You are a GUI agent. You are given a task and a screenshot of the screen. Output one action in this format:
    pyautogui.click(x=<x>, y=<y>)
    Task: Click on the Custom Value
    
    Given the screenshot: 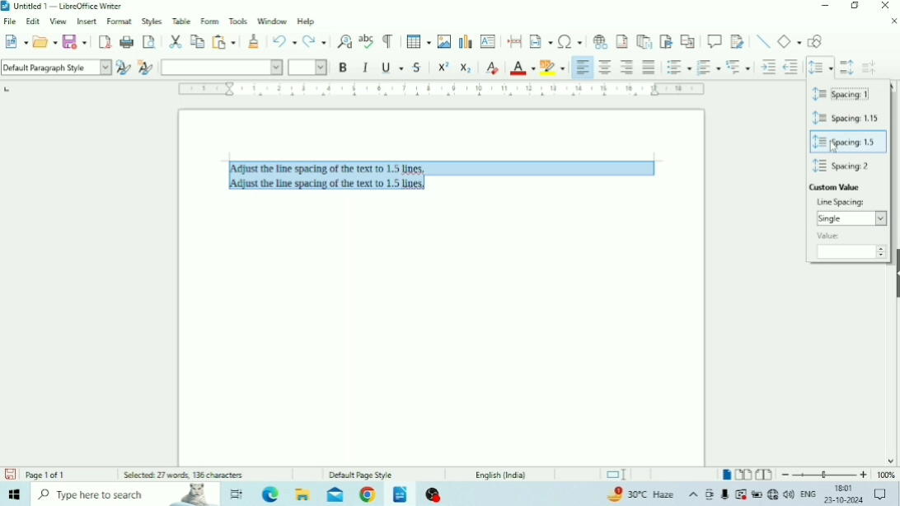 What is the action you would take?
    pyautogui.click(x=835, y=187)
    